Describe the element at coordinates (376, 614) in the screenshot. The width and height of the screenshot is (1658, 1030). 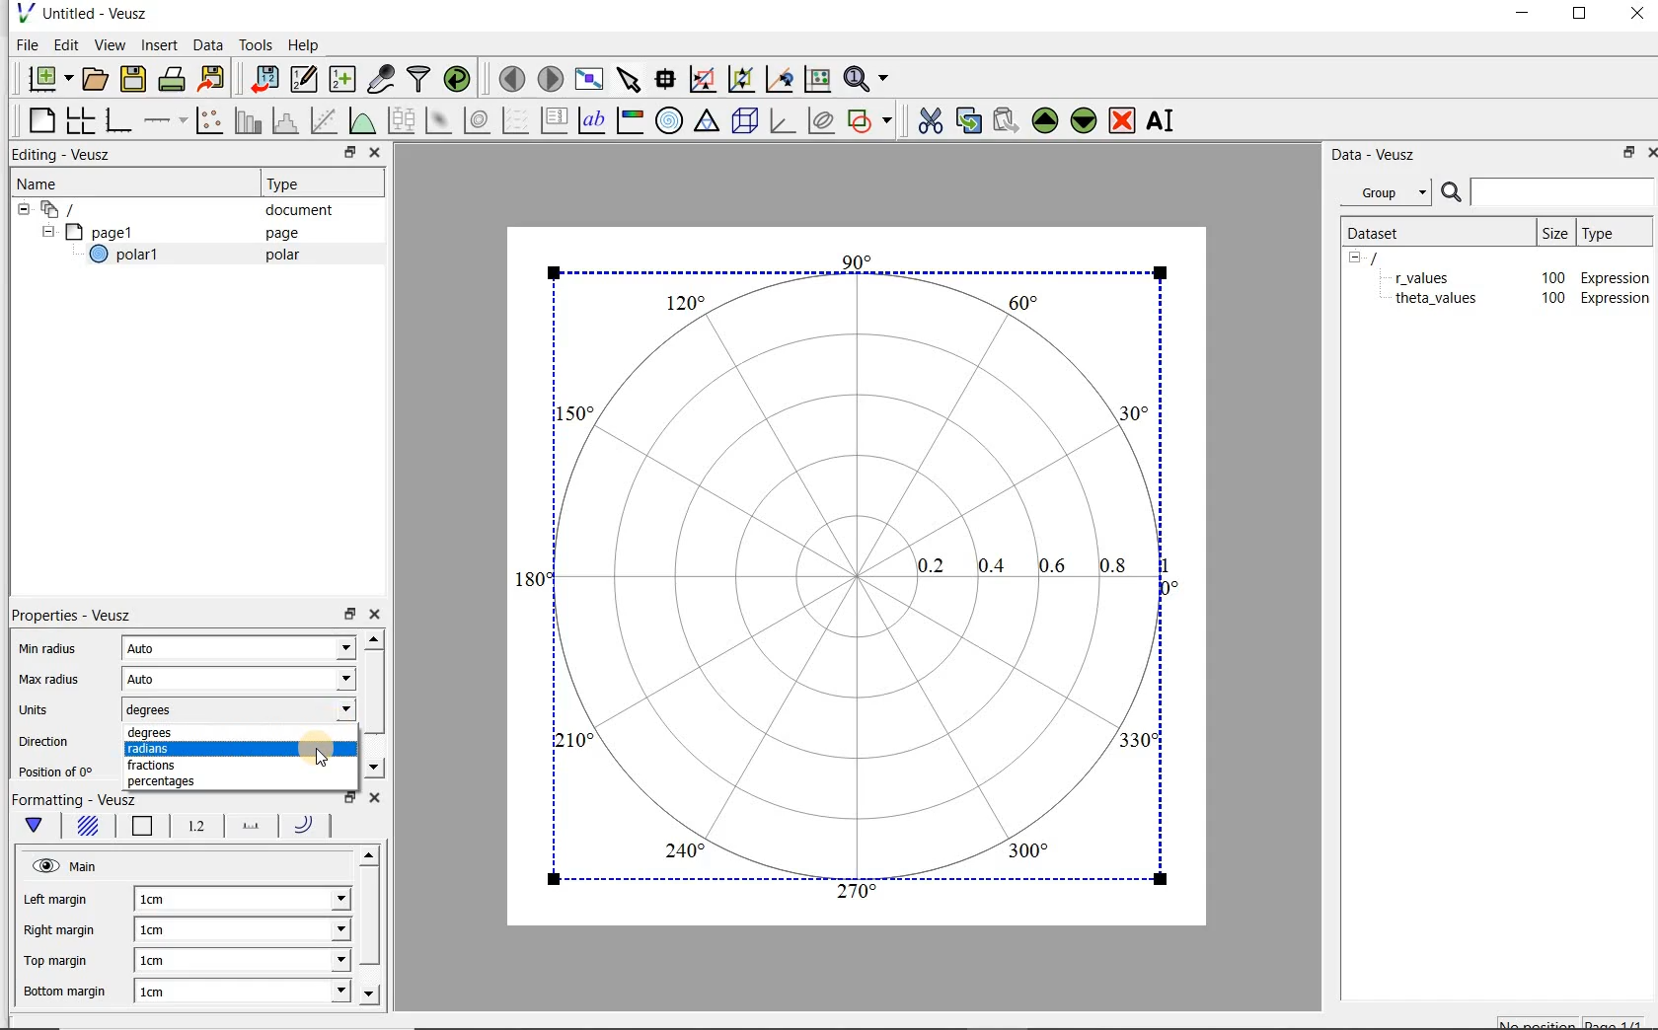
I see `close` at that location.